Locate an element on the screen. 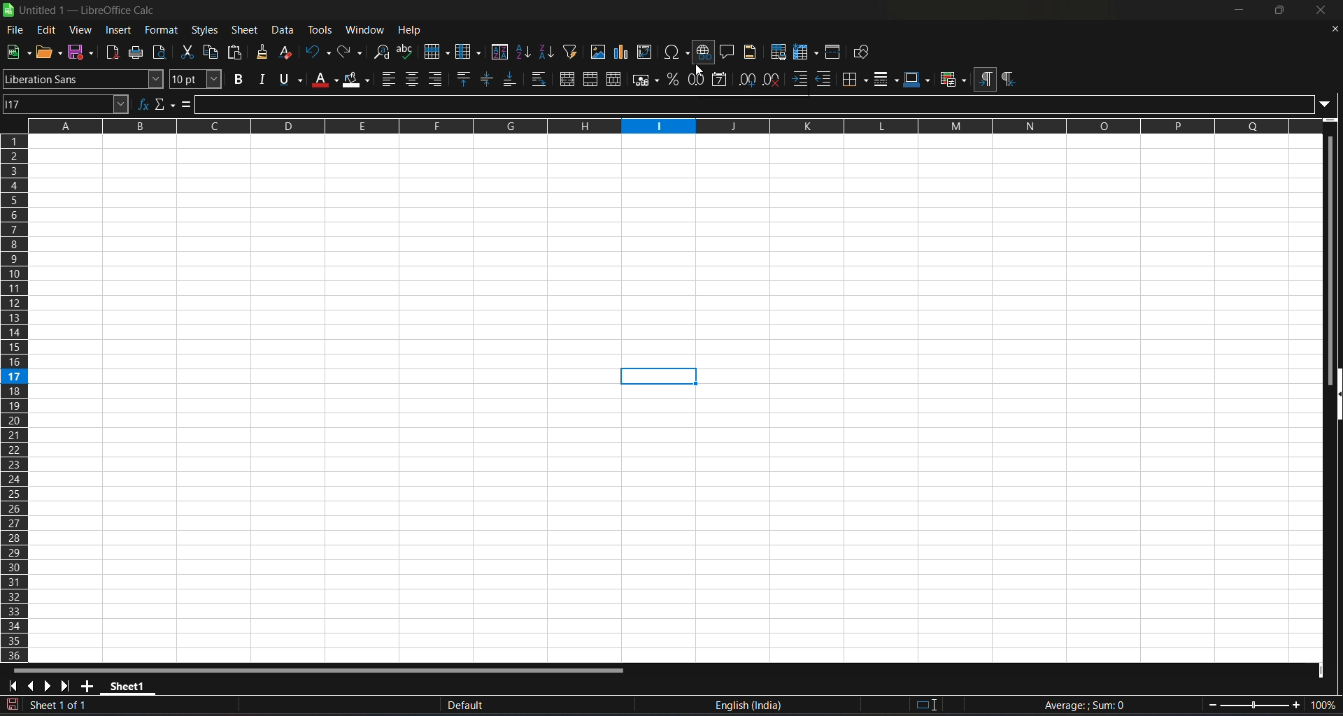 This screenshot has height=716, width=1343. sort ascending is located at coordinates (525, 52).